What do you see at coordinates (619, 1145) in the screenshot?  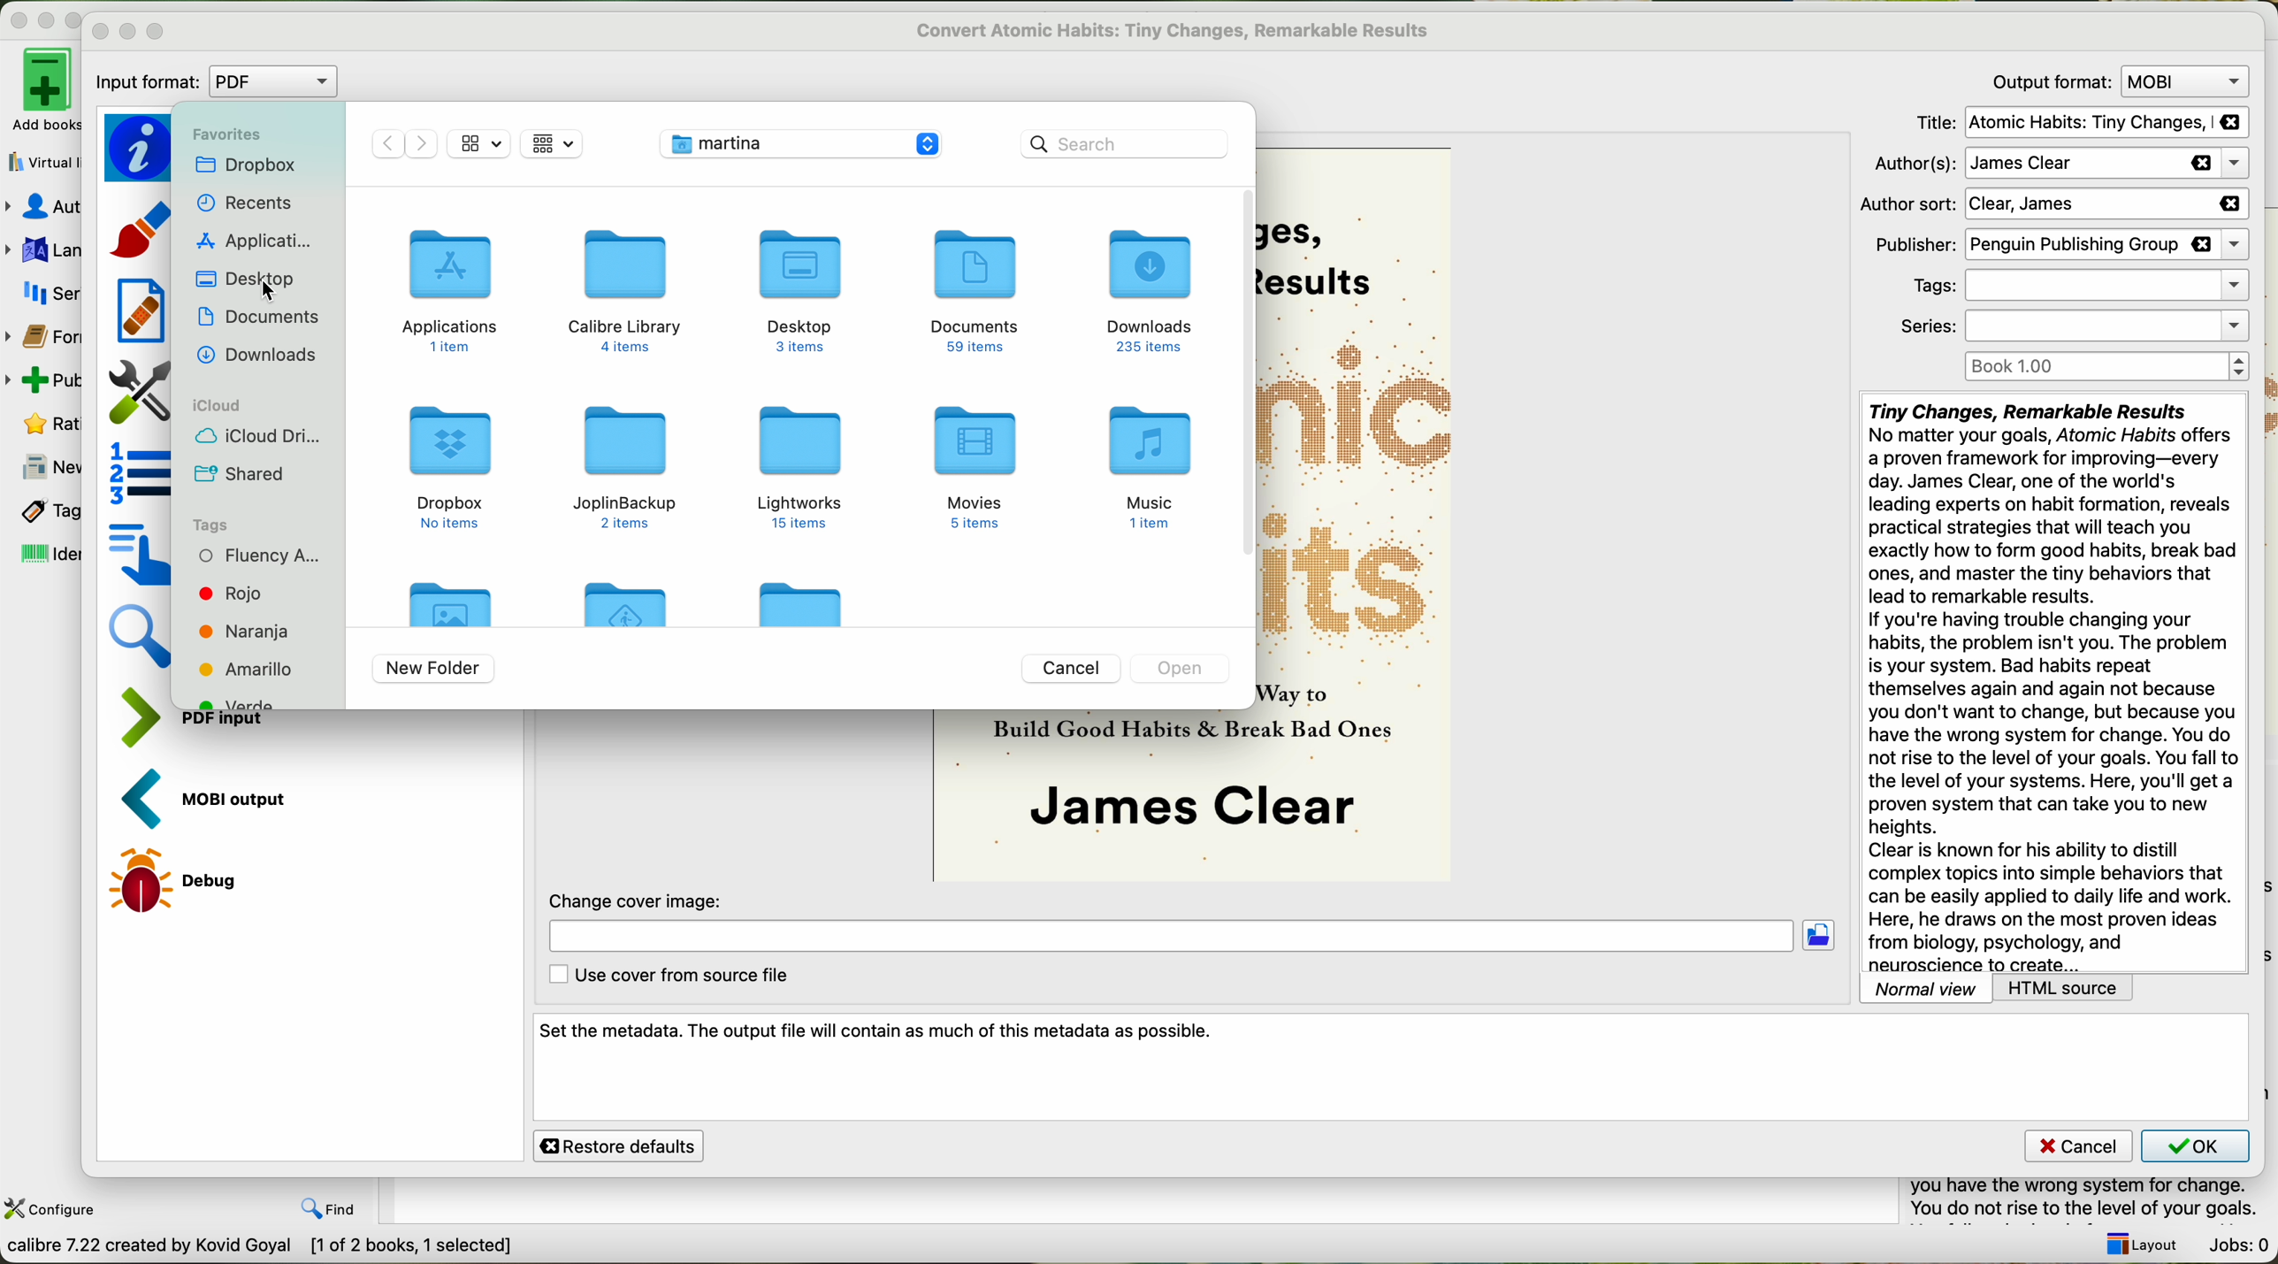 I see `restore defaults` at bounding box center [619, 1145].